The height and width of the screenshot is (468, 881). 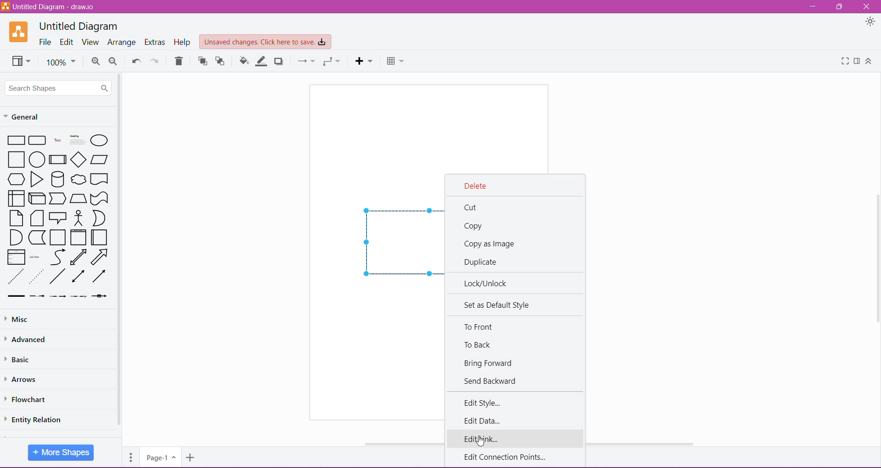 I want to click on More Shapes, so click(x=61, y=452).